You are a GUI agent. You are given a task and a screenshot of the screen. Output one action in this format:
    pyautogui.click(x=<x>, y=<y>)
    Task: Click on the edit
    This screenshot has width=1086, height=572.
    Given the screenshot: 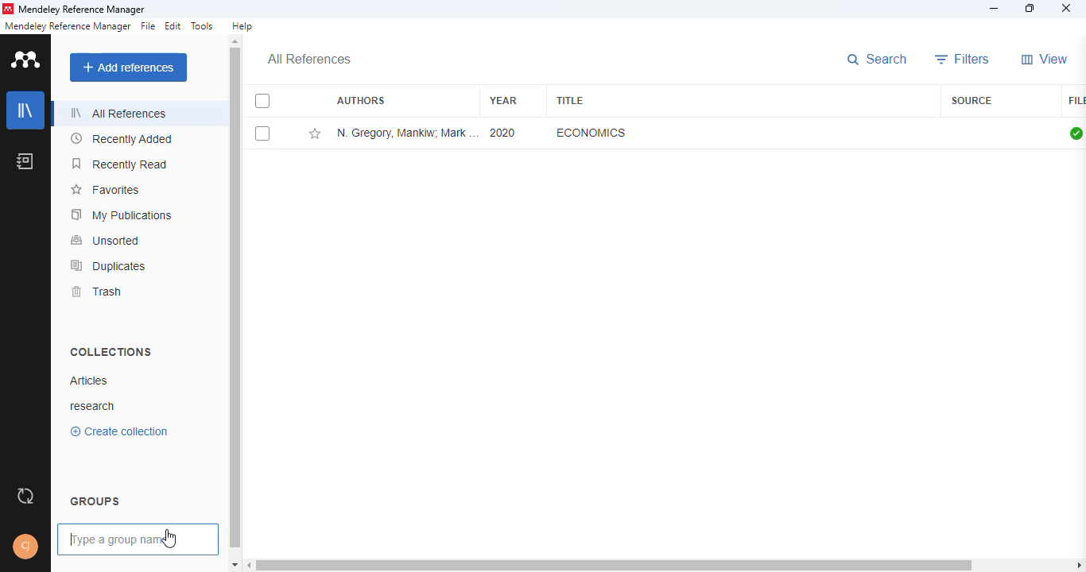 What is the action you would take?
    pyautogui.click(x=173, y=25)
    